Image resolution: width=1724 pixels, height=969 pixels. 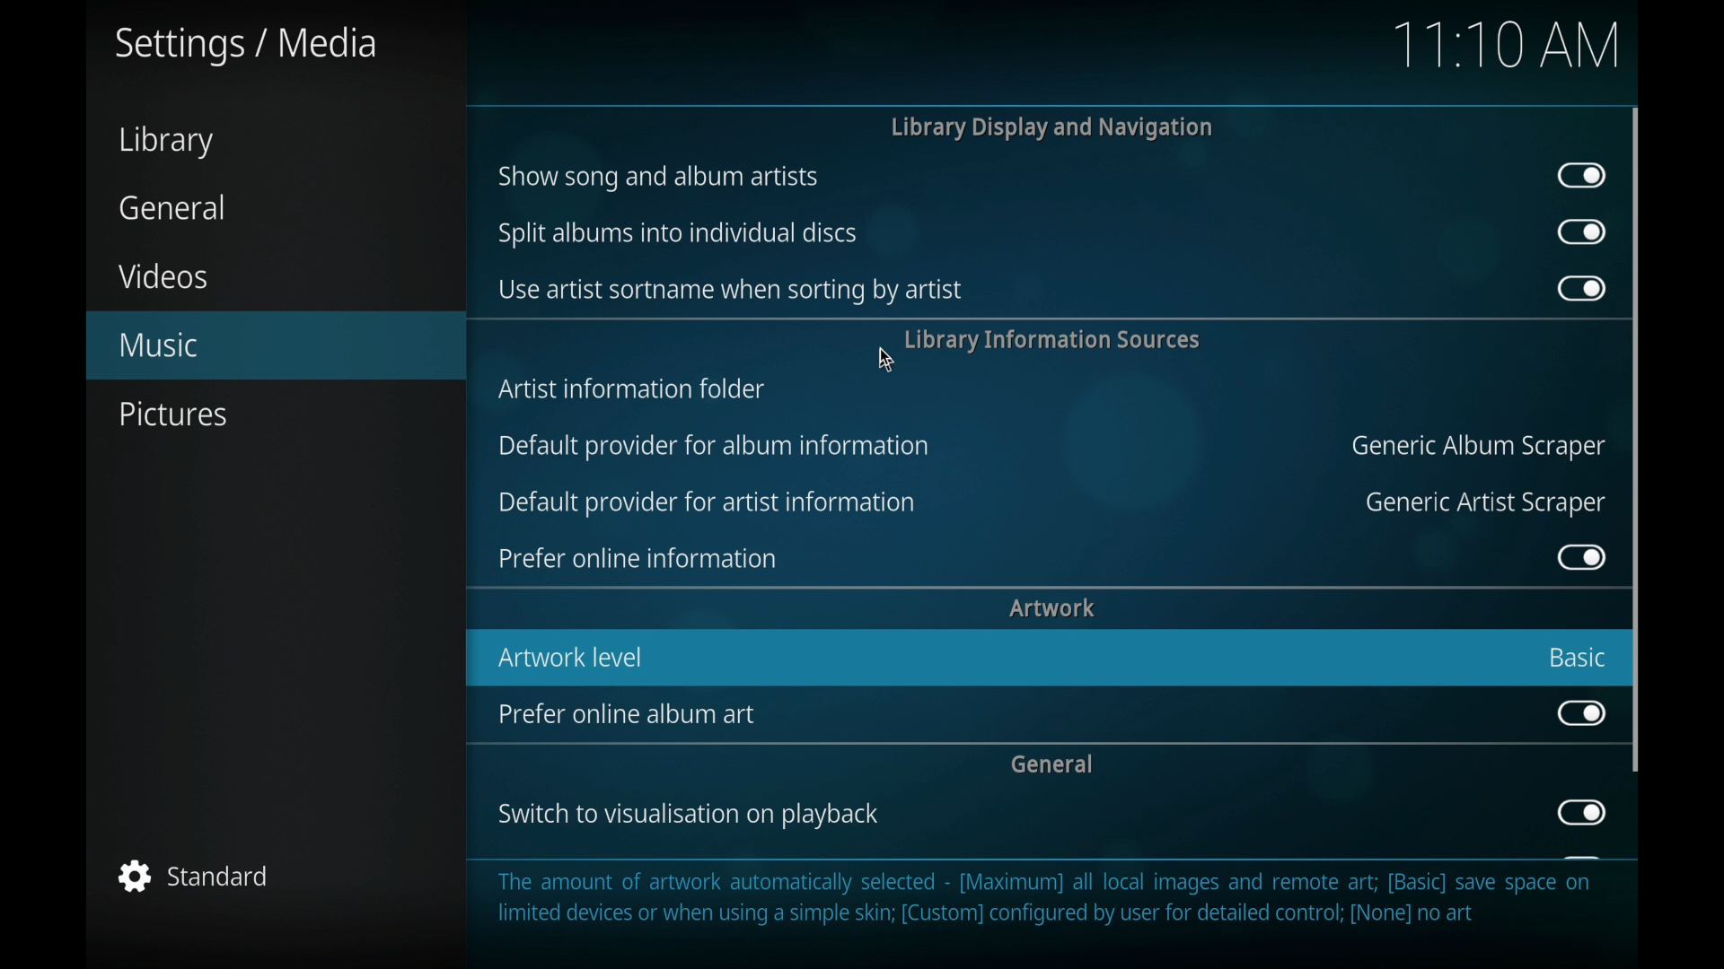 I want to click on The amount of artwork automatically selected - [Maximum] all local images and remote art; [Basic] save space on
limited devices or when using a simple skin; [Custom] configured by user for detailed control; [None] no art, so click(x=1044, y=908).